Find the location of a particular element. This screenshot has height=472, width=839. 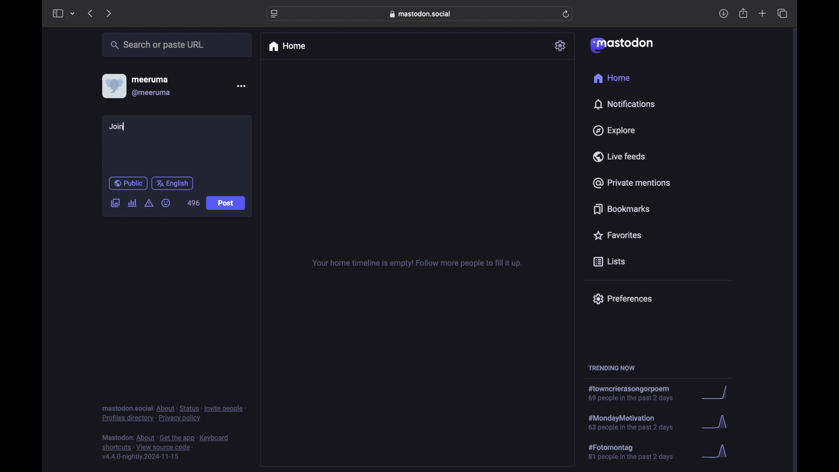

your home timeline is empty! follow more people to fill it up is located at coordinates (417, 264).